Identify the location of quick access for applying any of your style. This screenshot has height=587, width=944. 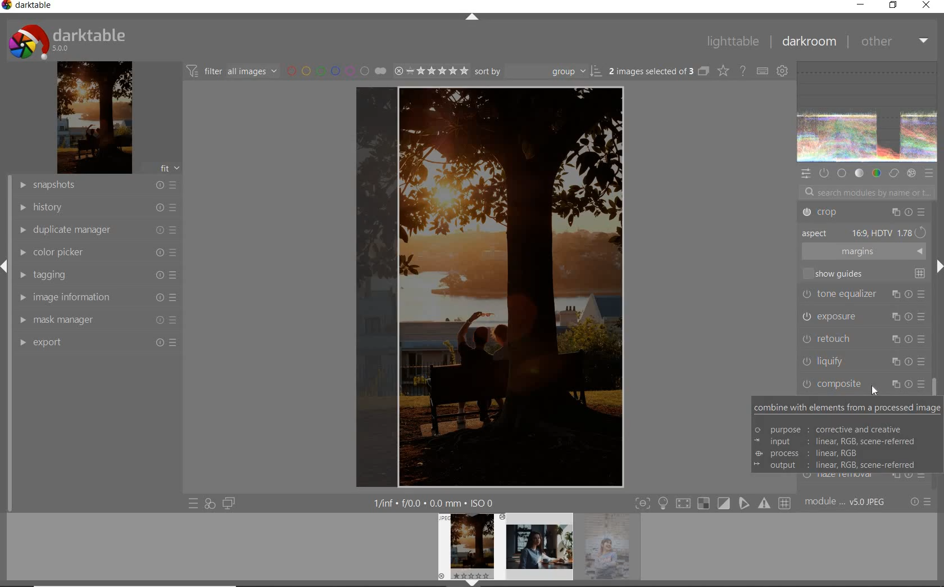
(210, 504).